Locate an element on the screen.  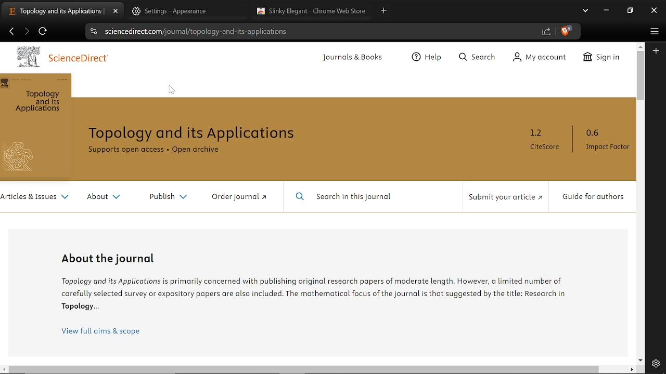
Topology and its Applications is located at coordinates (38, 102).